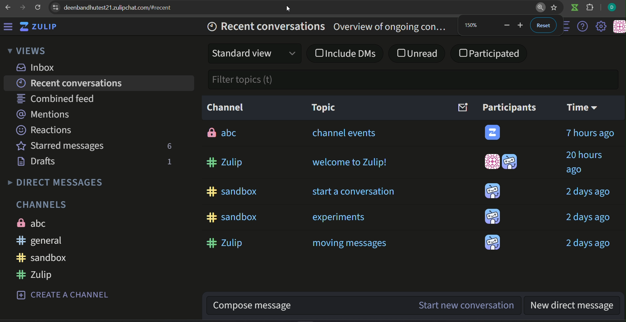 Image resolution: width=626 pixels, height=322 pixels. Describe the element at coordinates (35, 67) in the screenshot. I see `inbox` at that location.